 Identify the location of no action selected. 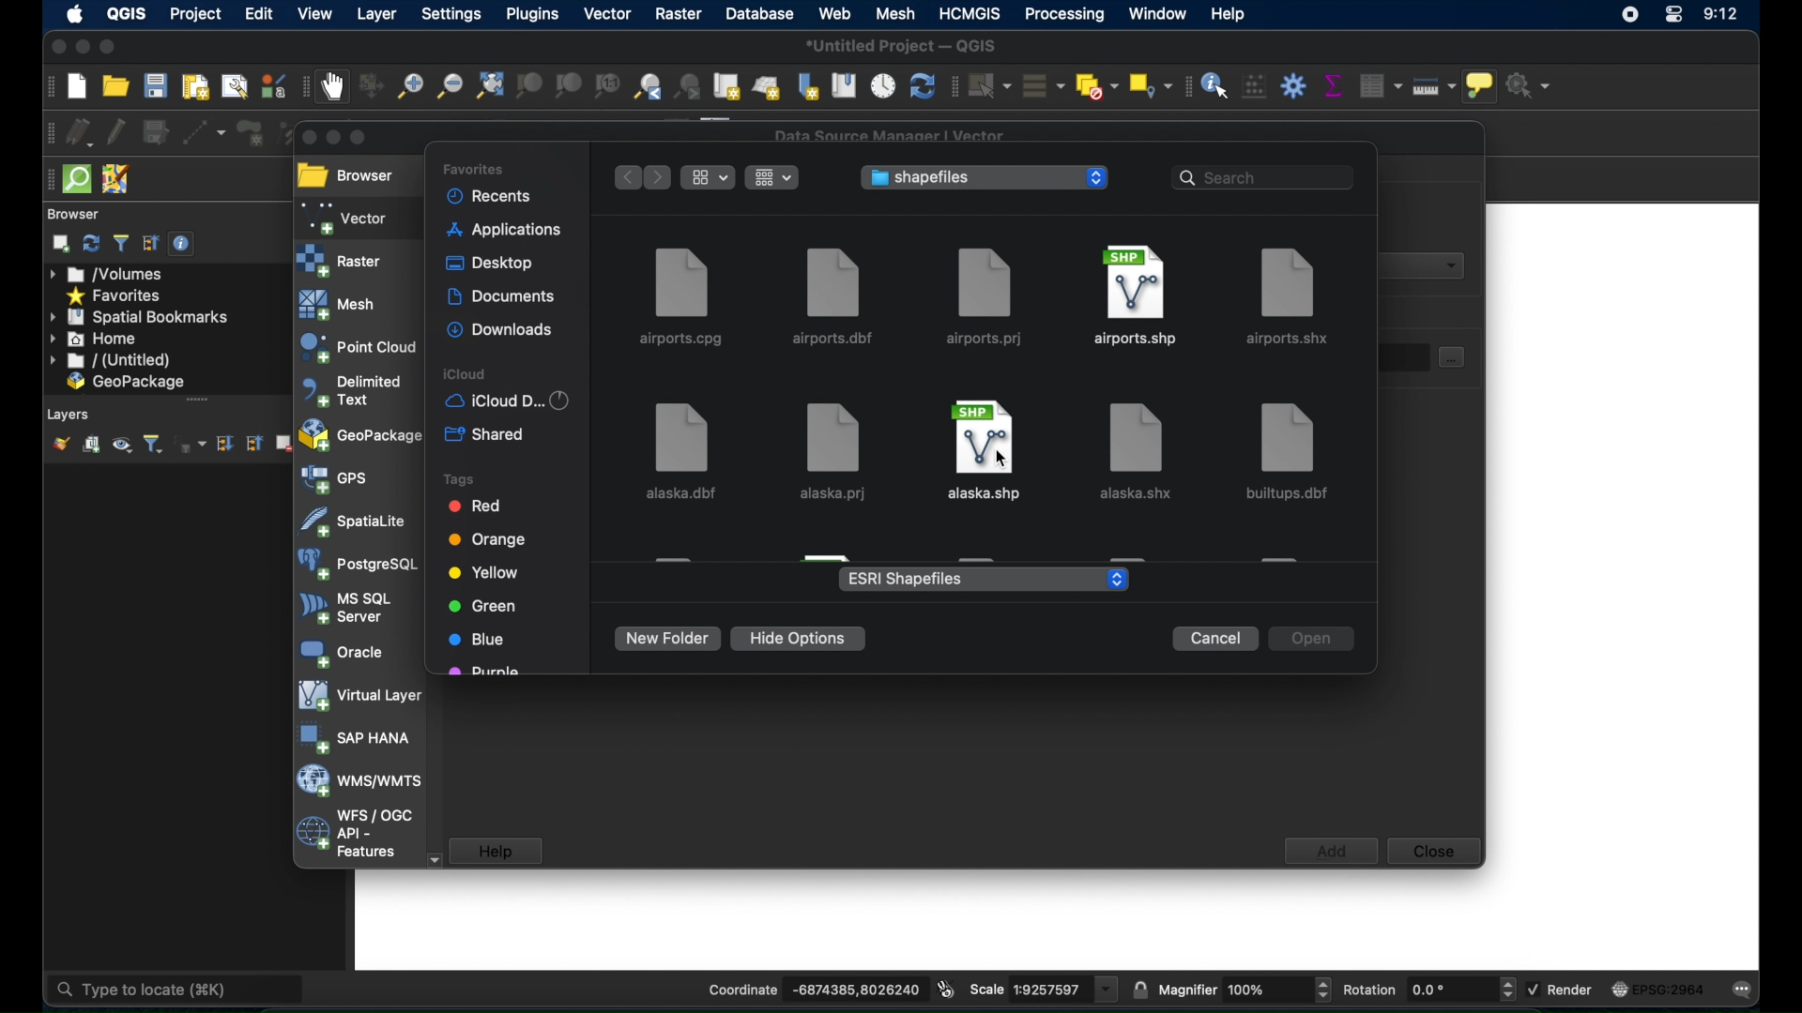
(1535, 85).